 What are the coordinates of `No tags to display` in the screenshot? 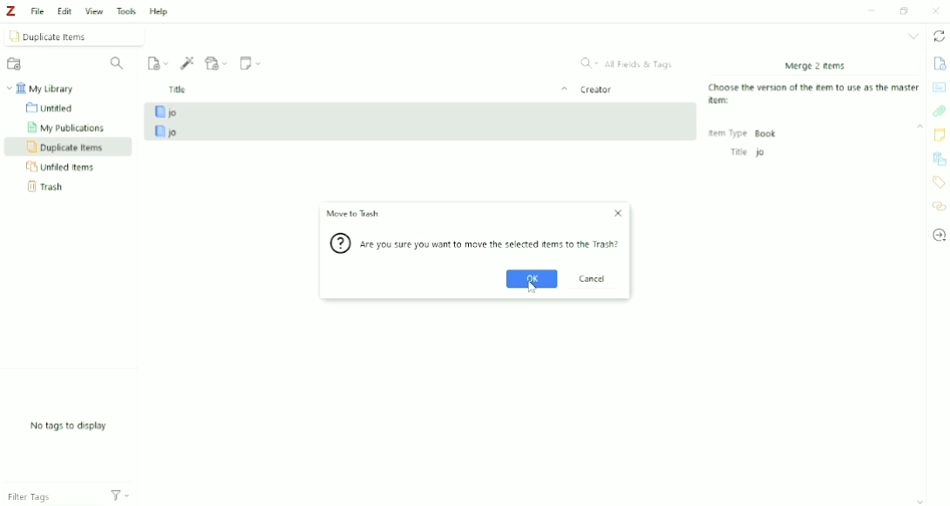 It's located at (68, 427).